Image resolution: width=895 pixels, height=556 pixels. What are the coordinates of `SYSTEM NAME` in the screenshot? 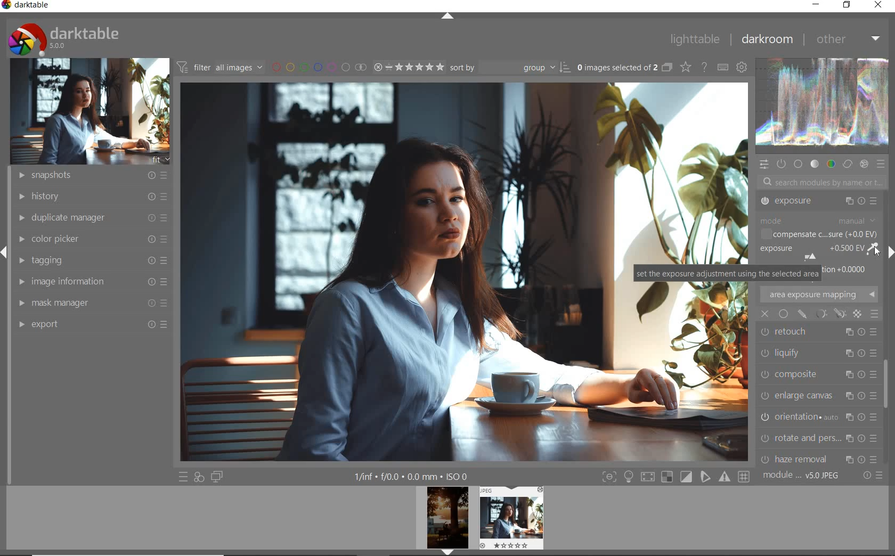 It's located at (27, 7).